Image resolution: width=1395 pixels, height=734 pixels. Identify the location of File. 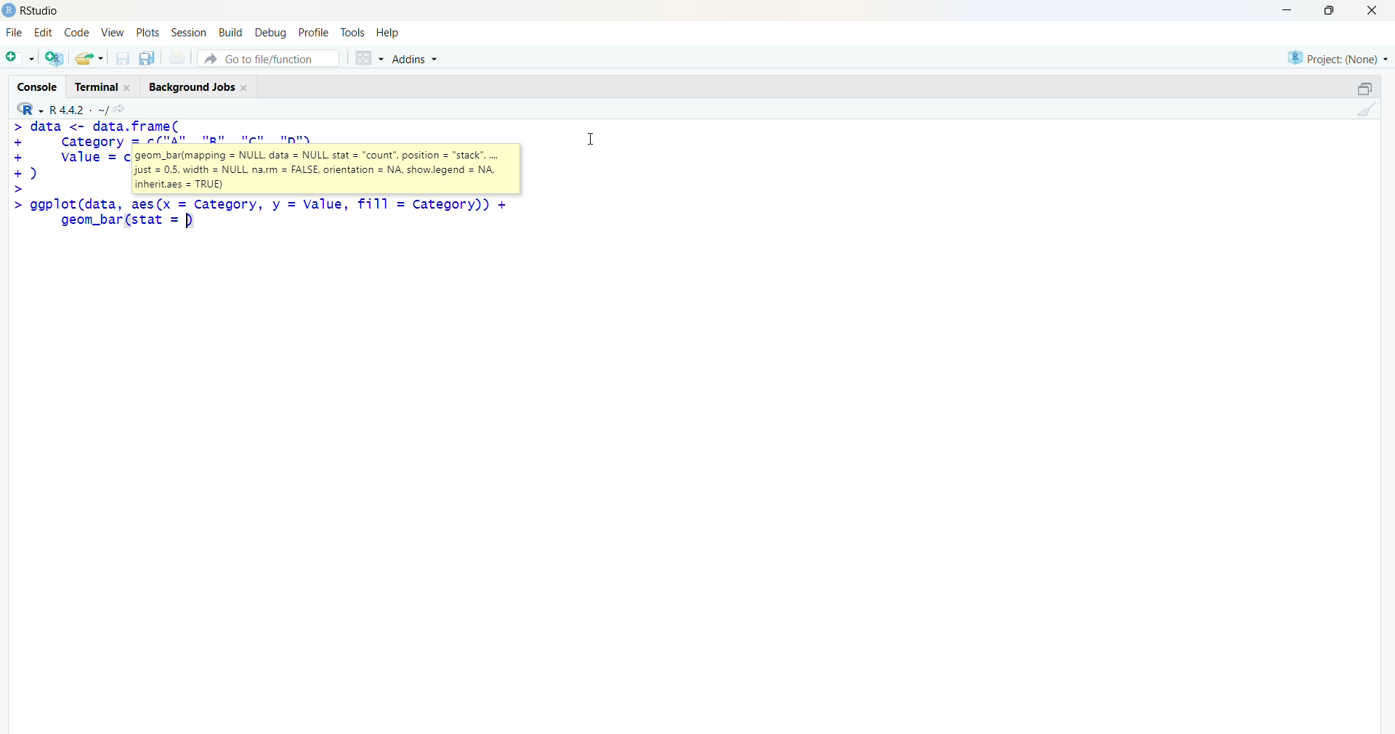
(15, 33).